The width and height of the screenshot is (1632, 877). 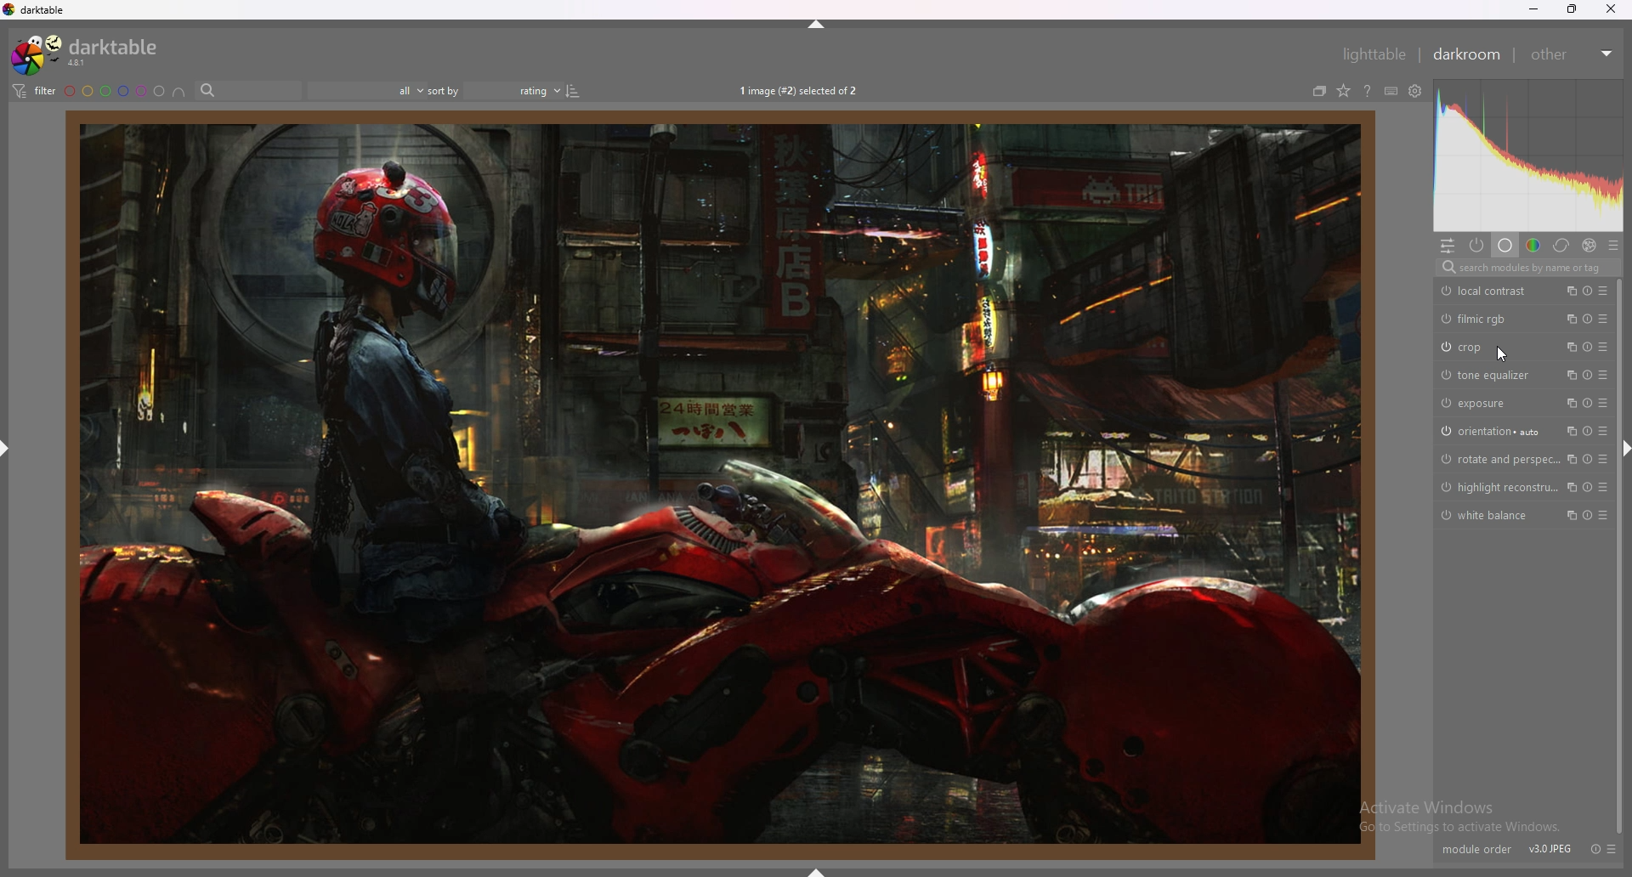 I want to click on presets, so click(x=1603, y=375).